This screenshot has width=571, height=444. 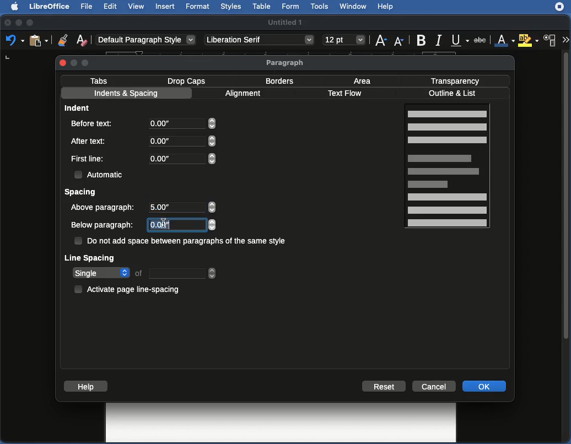 What do you see at coordinates (126, 94) in the screenshot?
I see `Indents and spacing` at bounding box center [126, 94].